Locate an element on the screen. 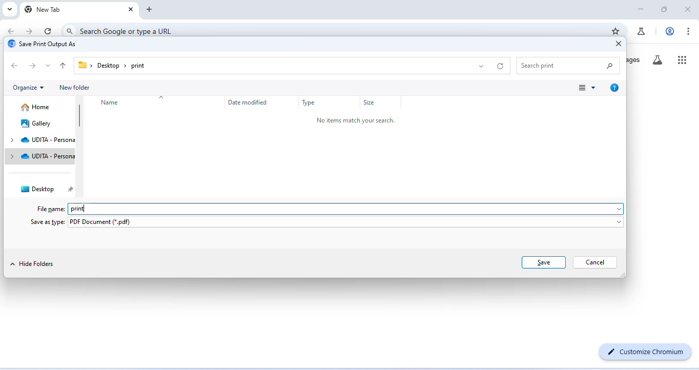 Image resolution: width=699 pixels, height=370 pixels. type is located at coordinates (310, 103).